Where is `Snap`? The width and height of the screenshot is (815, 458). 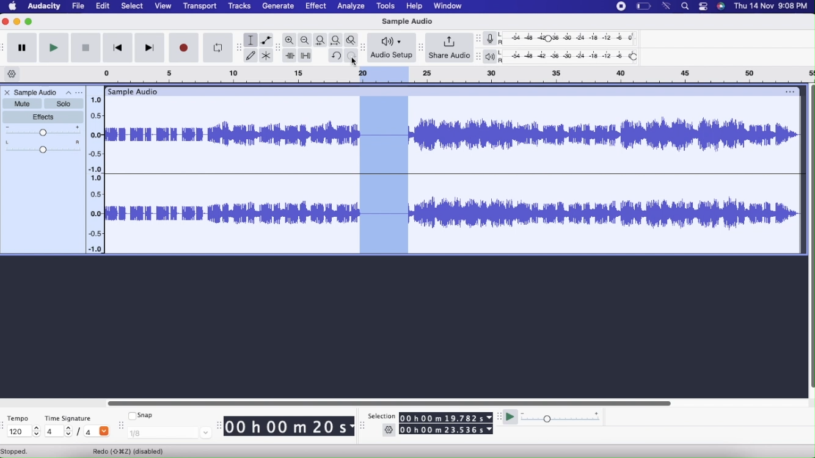 Snap is located at coordinates (142, 415).